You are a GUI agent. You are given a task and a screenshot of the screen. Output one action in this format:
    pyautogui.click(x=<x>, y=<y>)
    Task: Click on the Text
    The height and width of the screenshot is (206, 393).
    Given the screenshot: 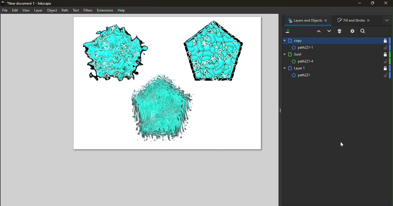 What is the action you would take?
    pyautogui.click(x=75, y=10)
    